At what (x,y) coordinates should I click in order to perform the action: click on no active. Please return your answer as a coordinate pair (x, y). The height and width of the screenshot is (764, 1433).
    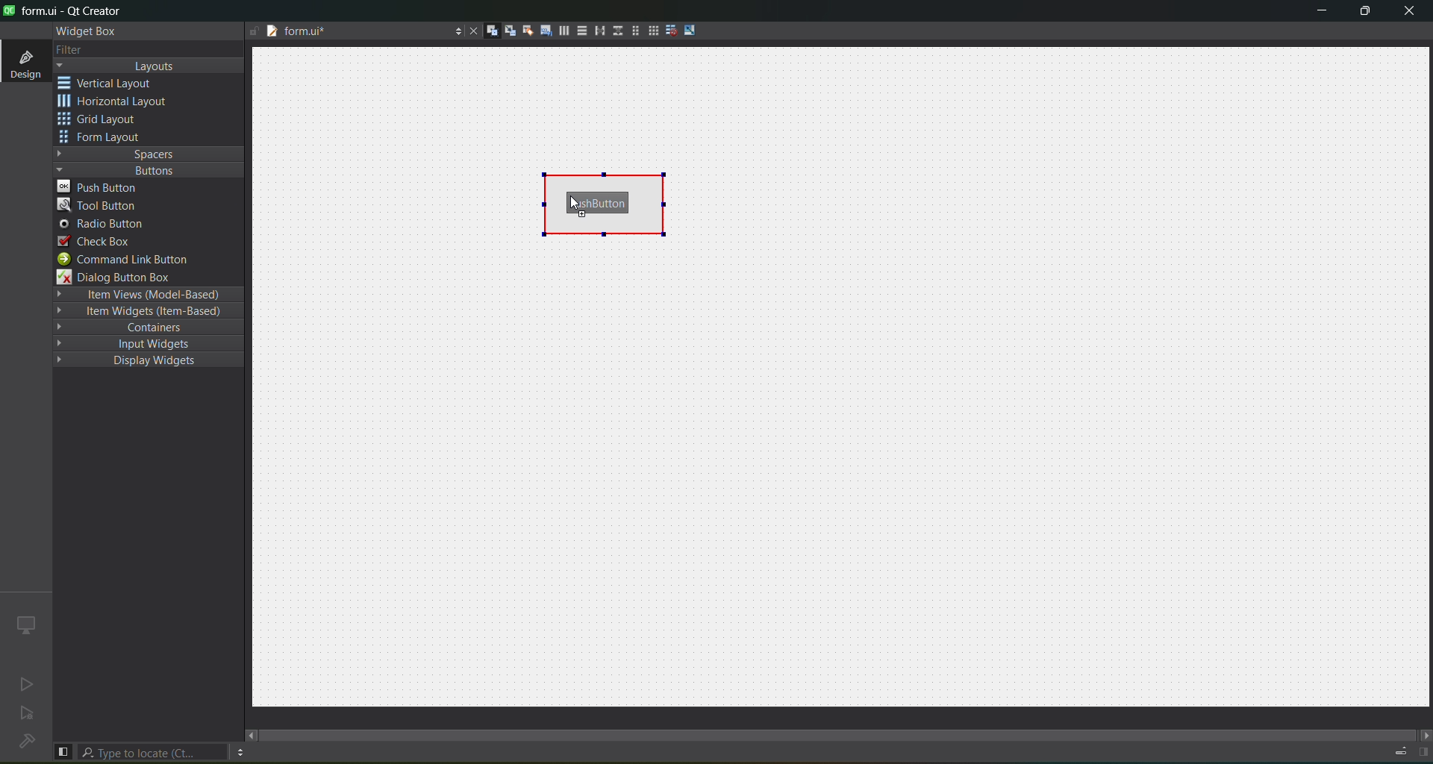
    Looking at the image, I should click on (23, 685).